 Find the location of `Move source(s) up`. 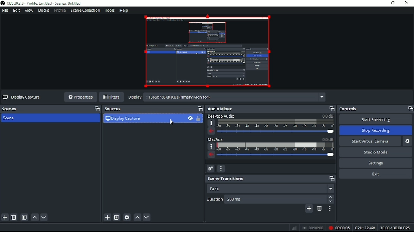

Move source(s) up is located at coordinates (137, 217).